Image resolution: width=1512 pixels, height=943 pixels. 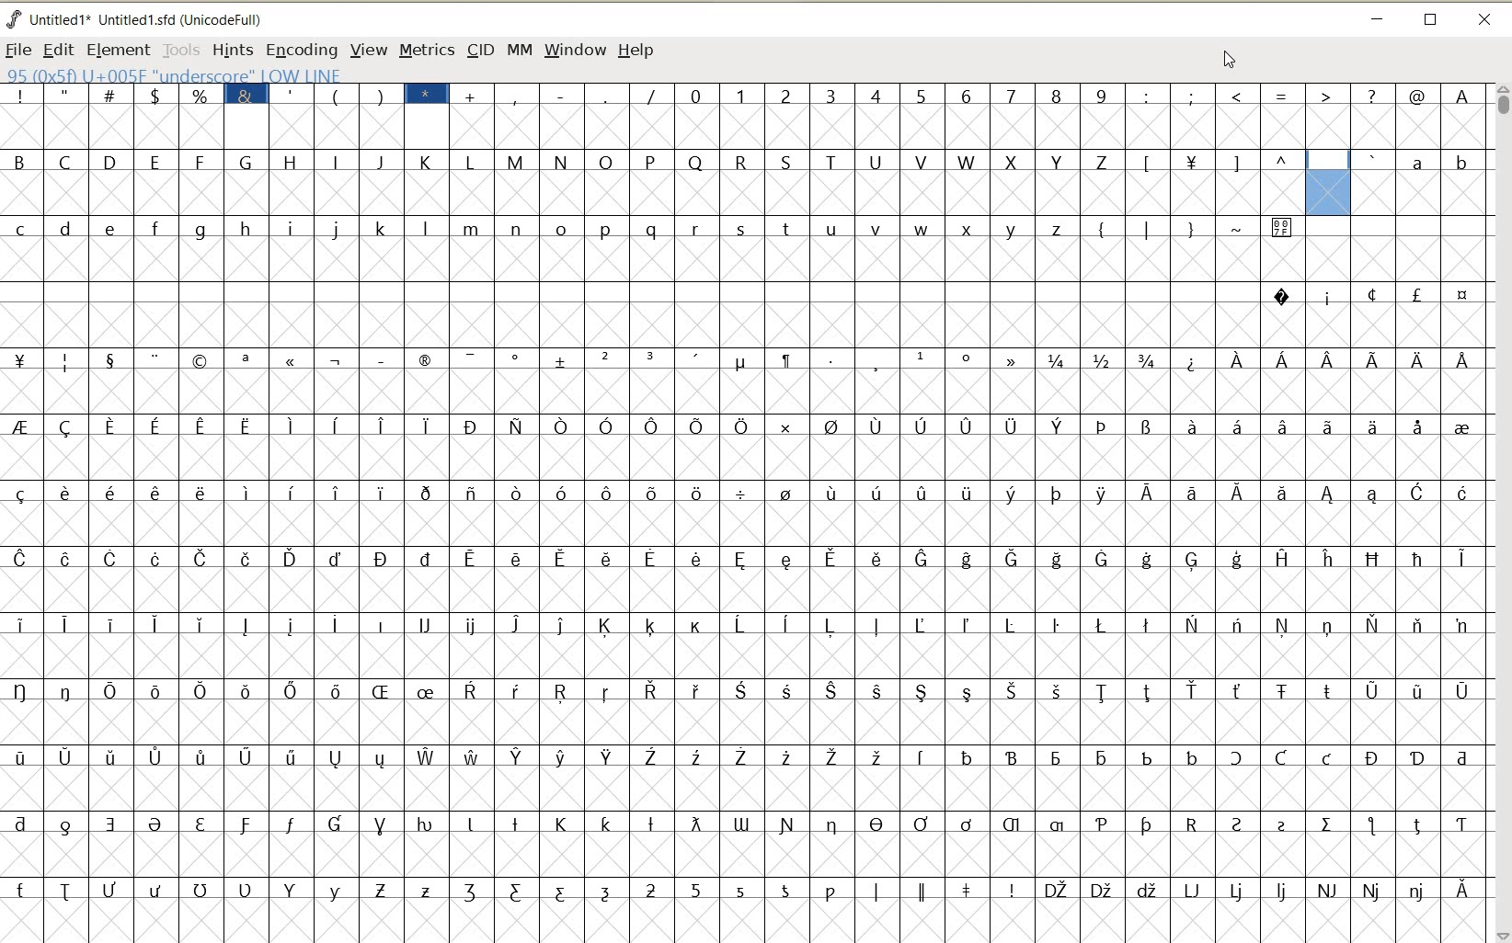 What do you see at coordinates (150, 19) in the screenshot?
I see `Untitled1*Untitled1.sfd (UnicodeFull)` at bounding box center [150, 19].